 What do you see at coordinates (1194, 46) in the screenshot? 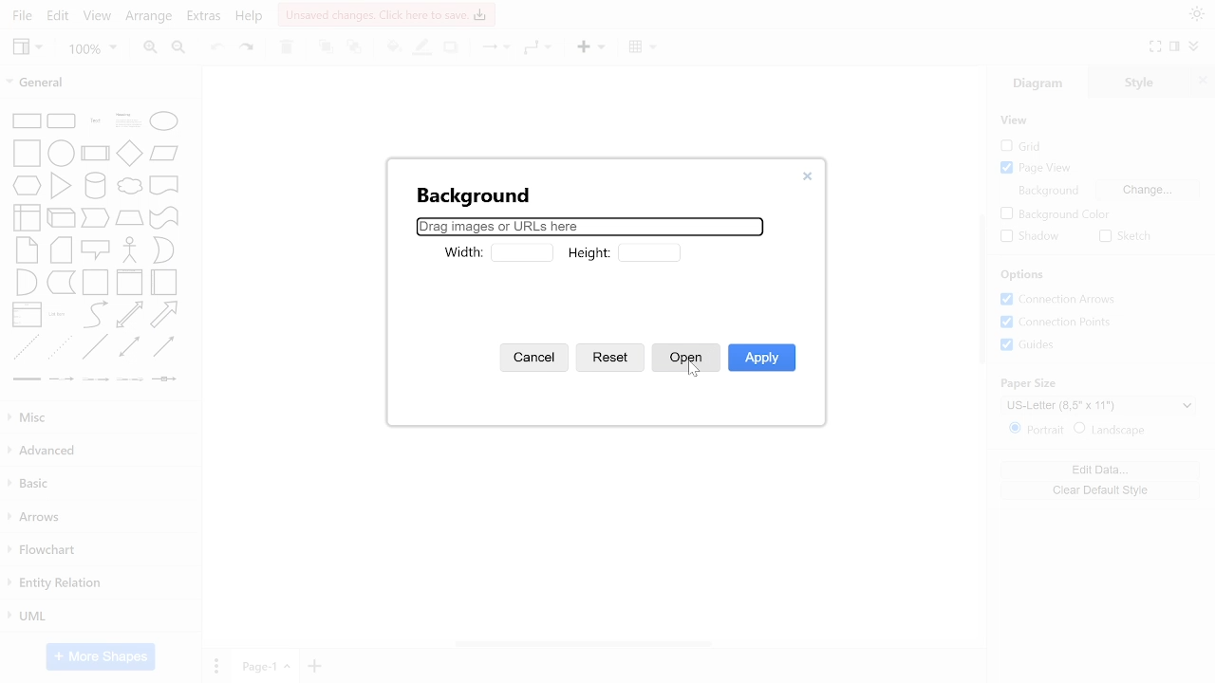
I see `collapse` at bounding box center [1194, 46].